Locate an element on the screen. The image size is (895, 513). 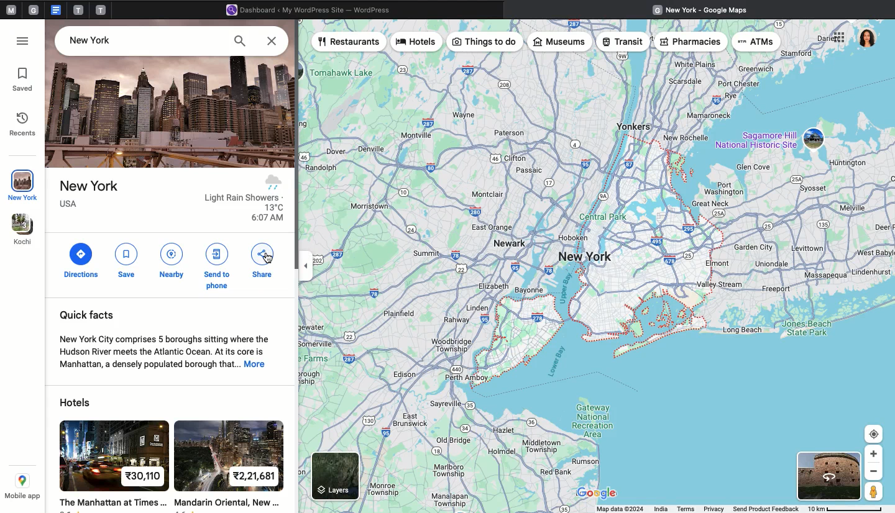
tab is located at coordinates (35, 10).